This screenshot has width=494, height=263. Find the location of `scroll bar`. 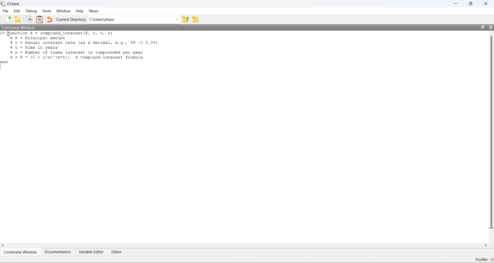

scroll bar is located at coordinates (491, 133).